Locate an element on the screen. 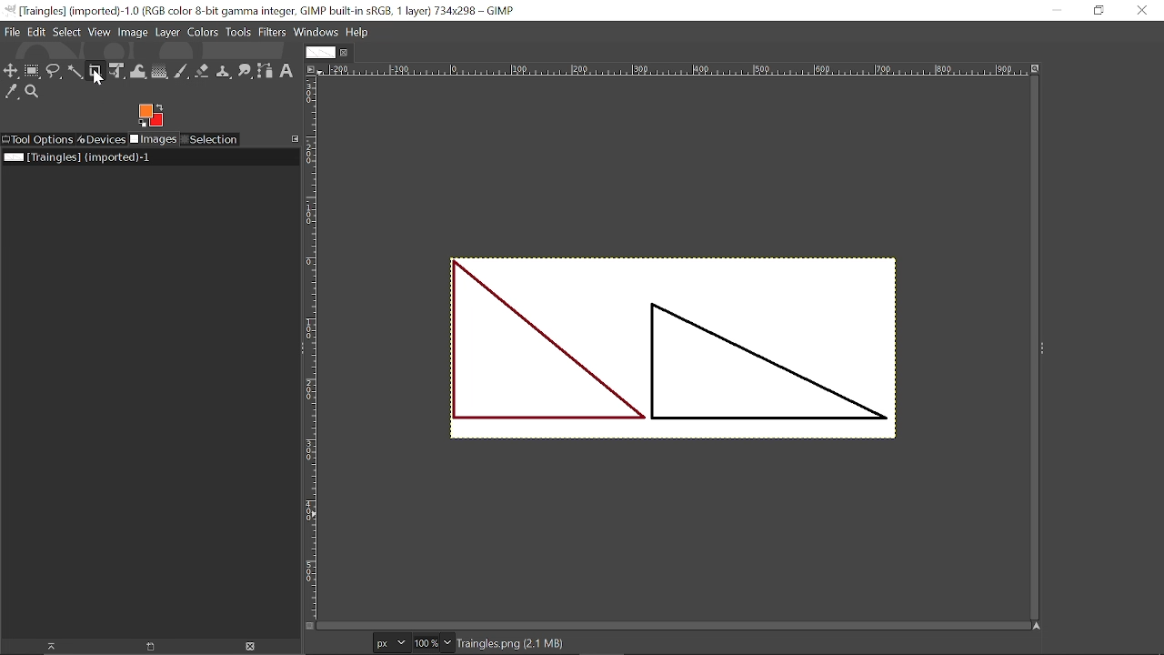  Quick view mask on/off is located at coordinates (308, 626).